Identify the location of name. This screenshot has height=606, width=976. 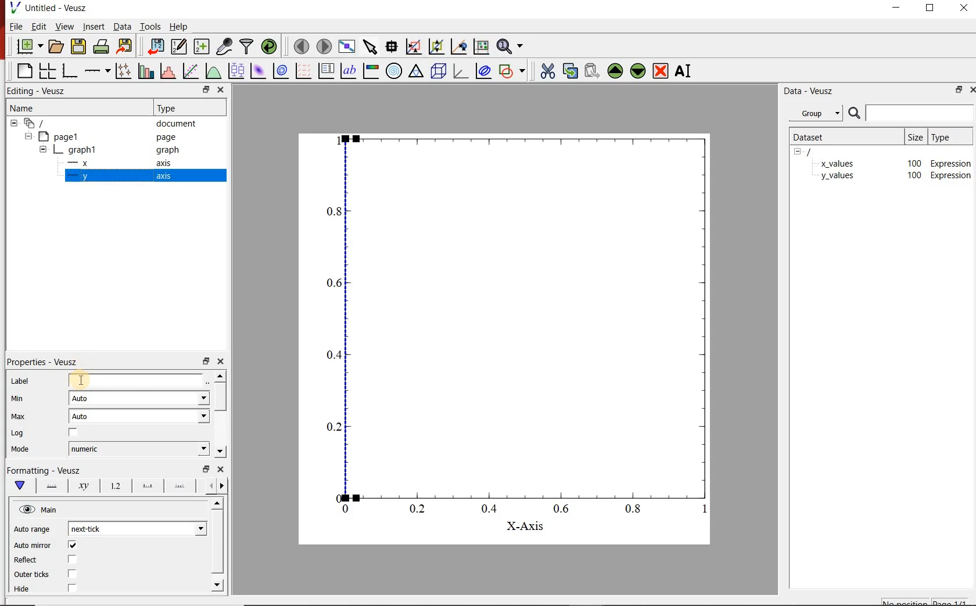
(23, 109).